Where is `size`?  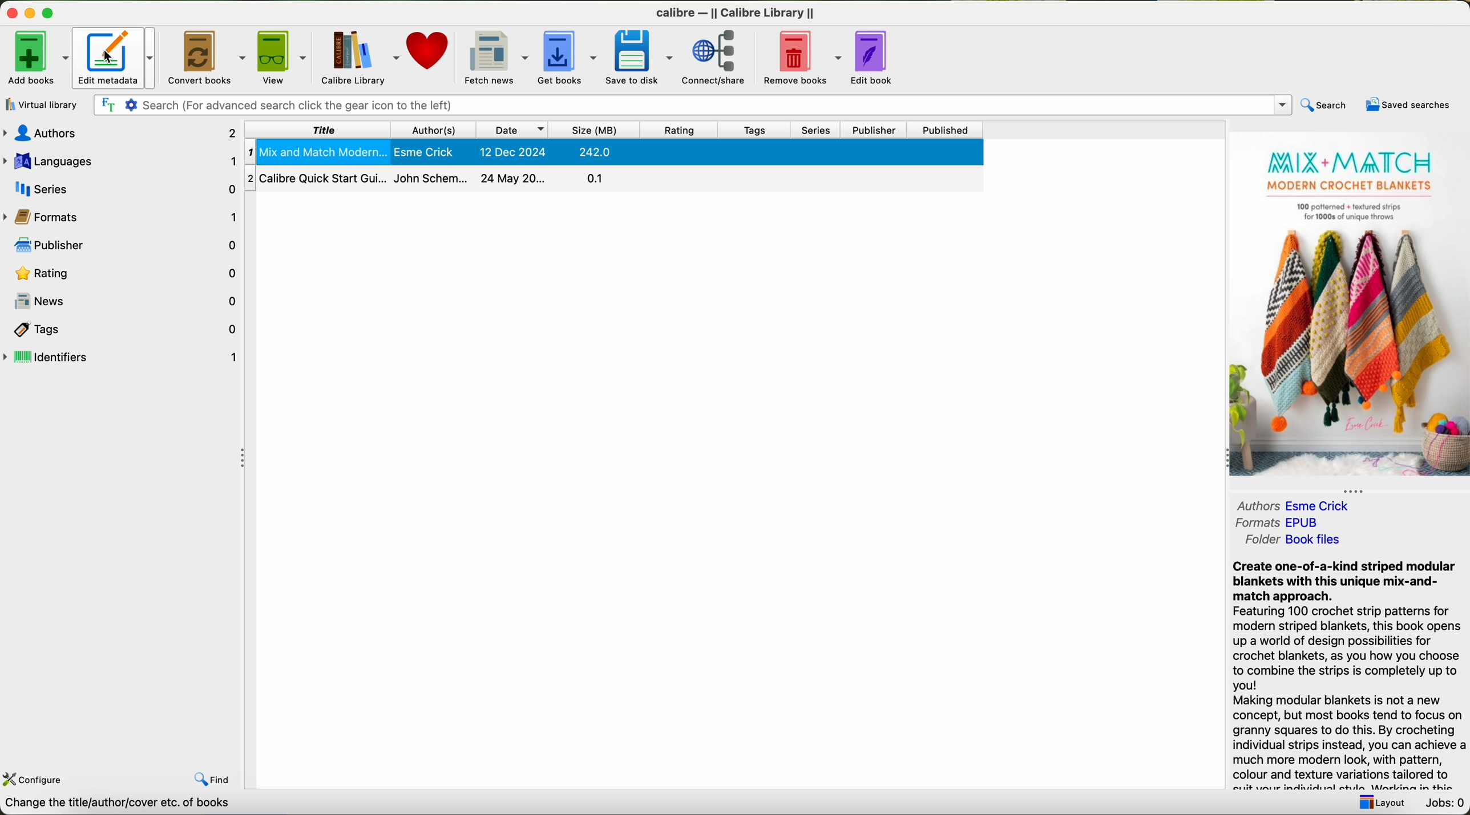 size is located at coordinates (596, 131).